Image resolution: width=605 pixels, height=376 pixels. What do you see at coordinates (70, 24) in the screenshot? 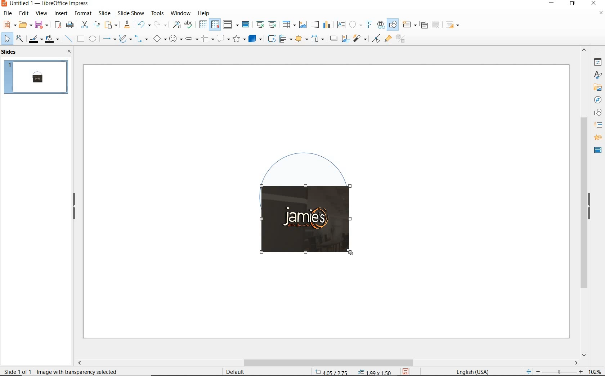
I see `print` at bounding box center [70, 24].